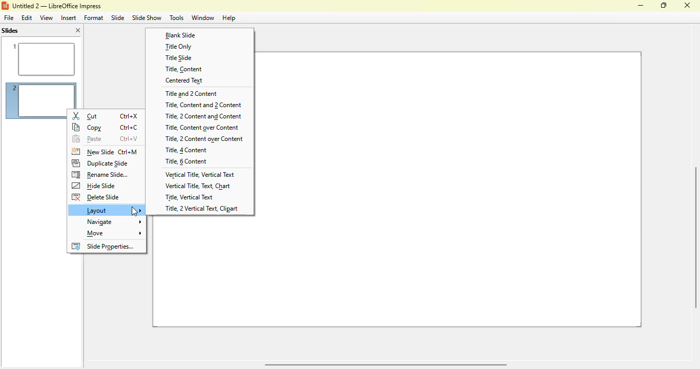 The width and height of the screenshot is (700, 369). I want to click on slide 1, so click(40, 58).